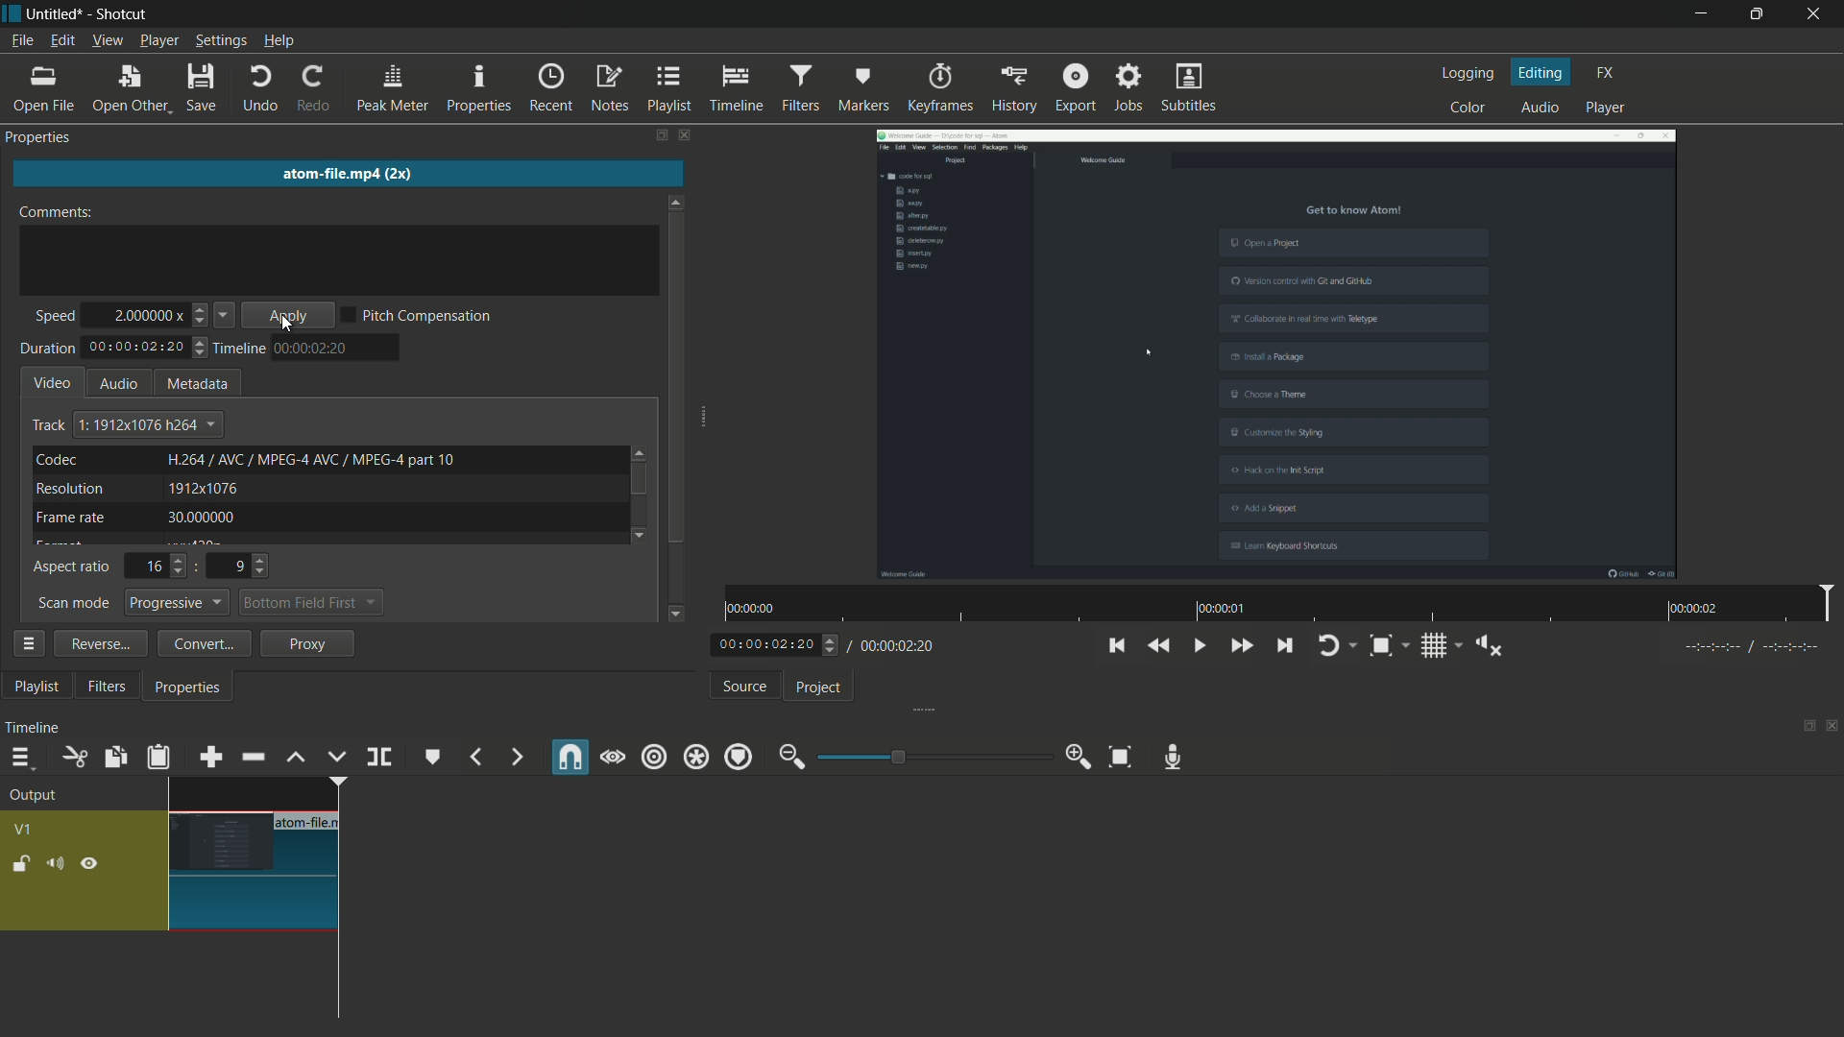 Image resolution: width=1844 pixels, height=1037 pixels. I want to click on toggle player looping, so click(1330, 646).